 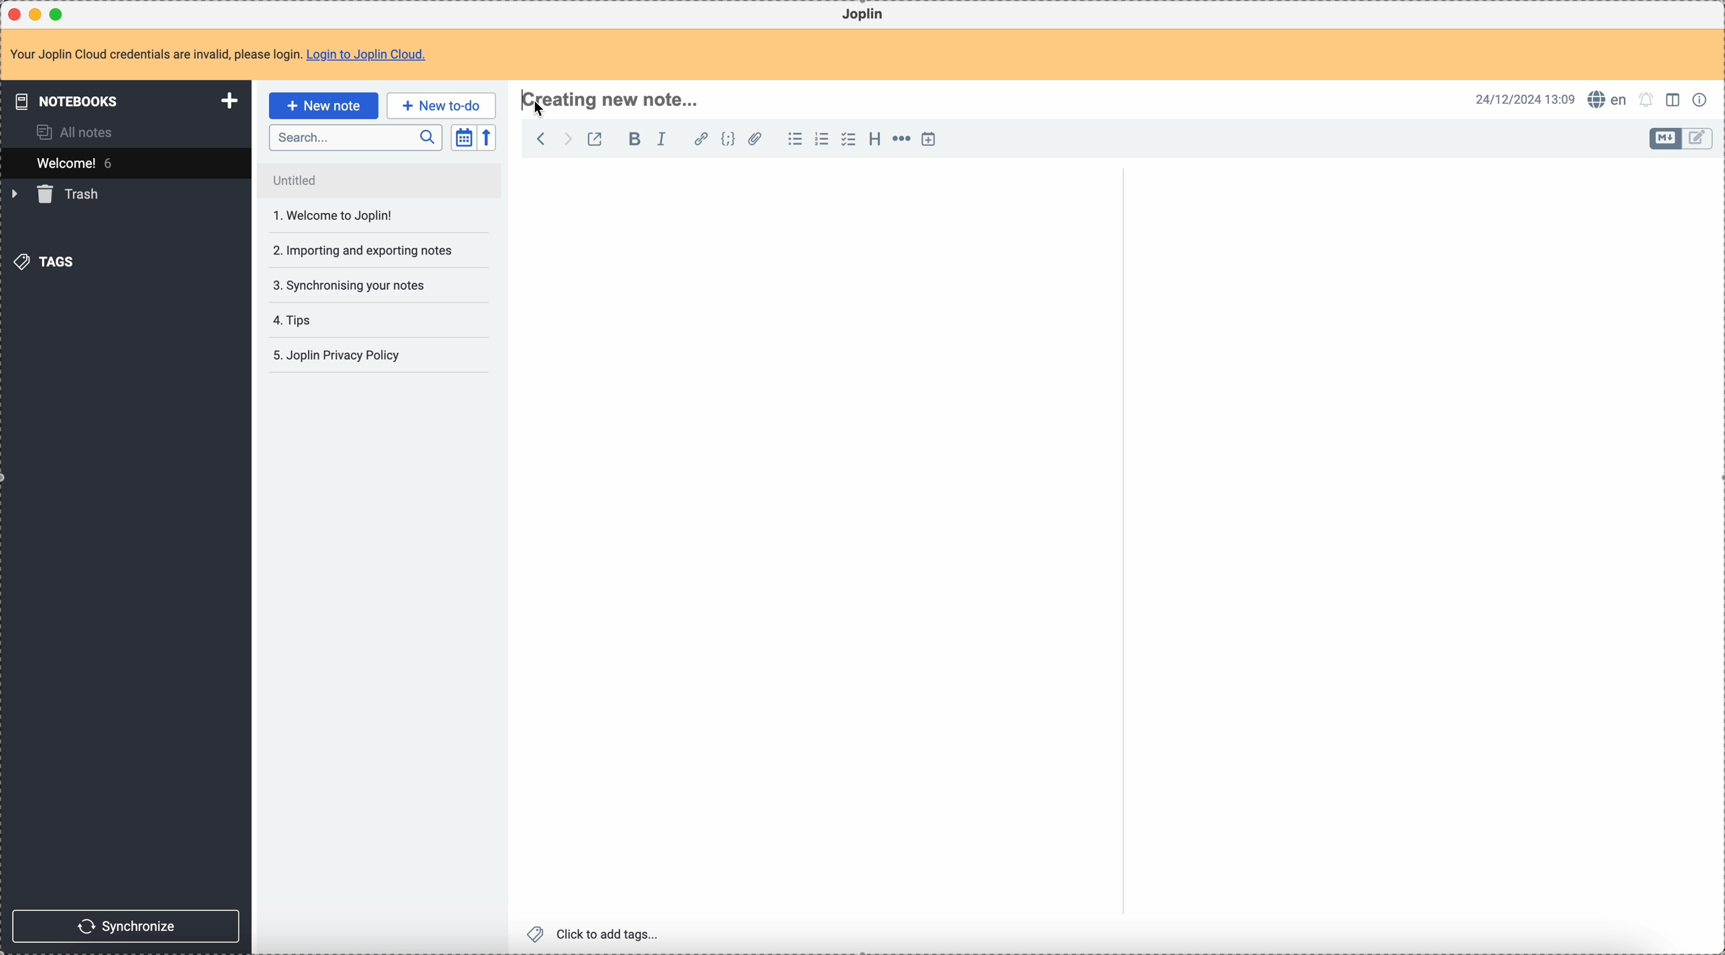 What do you see at coordinates (295, 321) in the screenshot?
I see `tips` at bounding box center [295, 321].